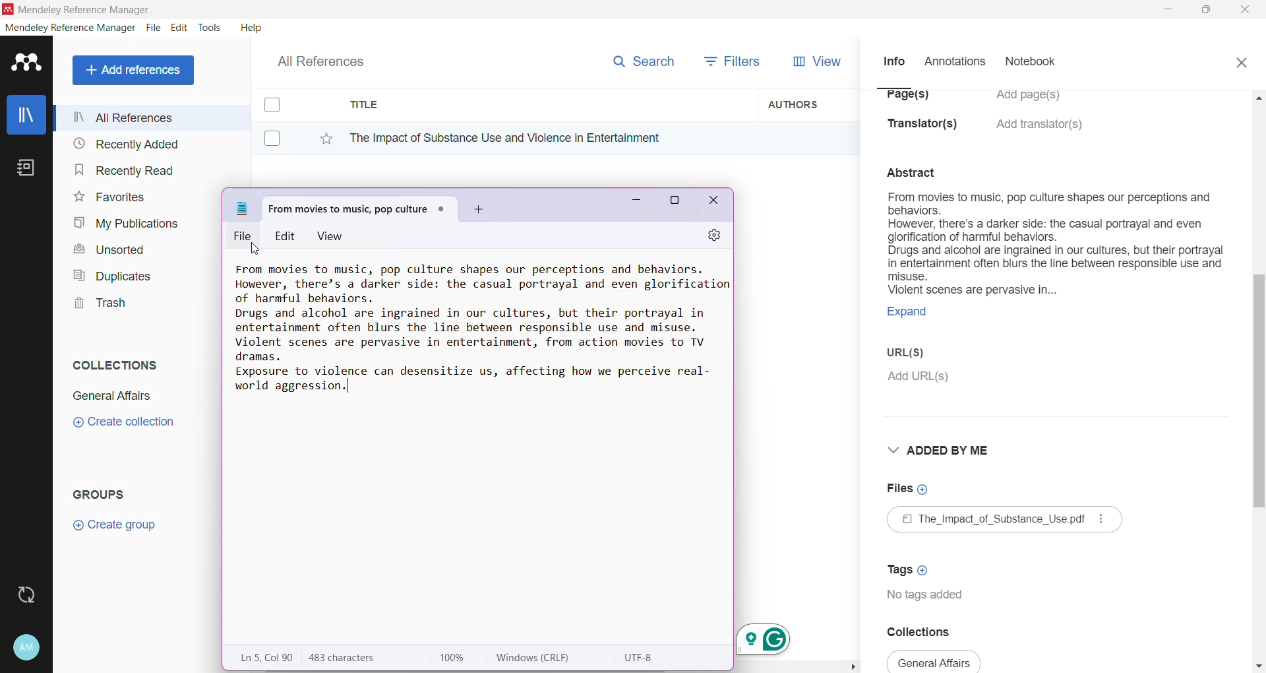 Image resolution: width=1266 pixels, height=673 pixels. Describe the element at coordinates (809, 104) in the screenshot. I see `Authors` at that location.